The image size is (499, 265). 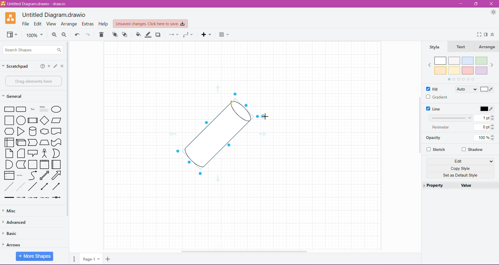 I want to click on Value, so click(x=467, y=185).